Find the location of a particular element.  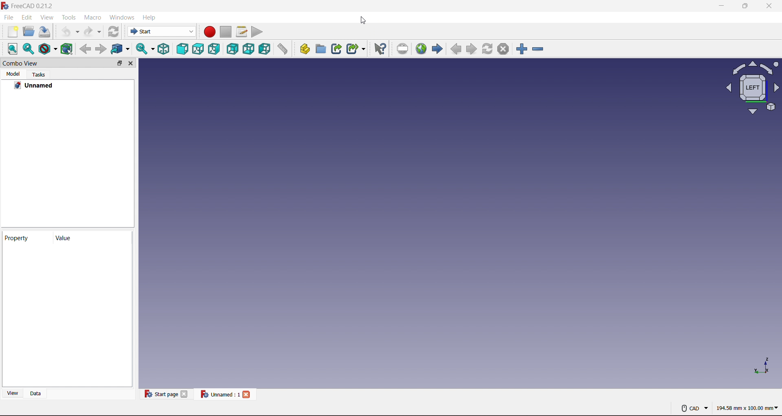

Forward Navigation is located at coordinates (472, 49).